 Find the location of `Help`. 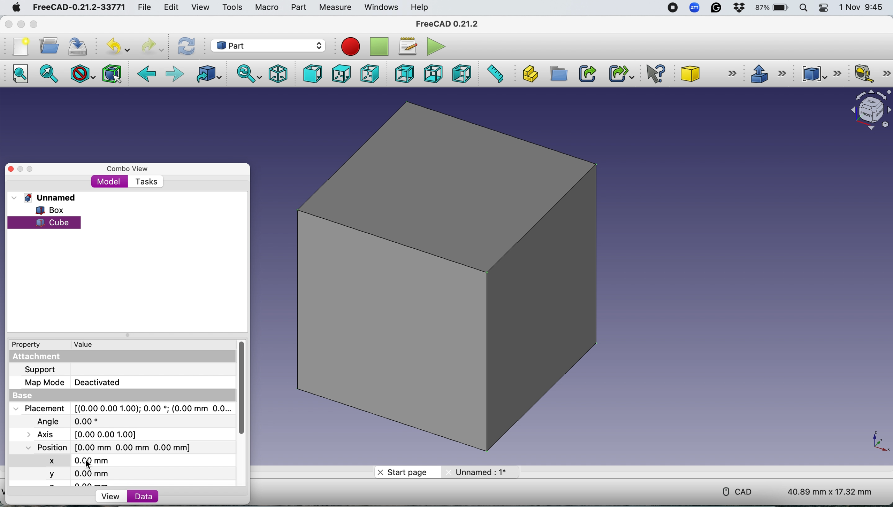

Help is located at coordinates (420, 7).